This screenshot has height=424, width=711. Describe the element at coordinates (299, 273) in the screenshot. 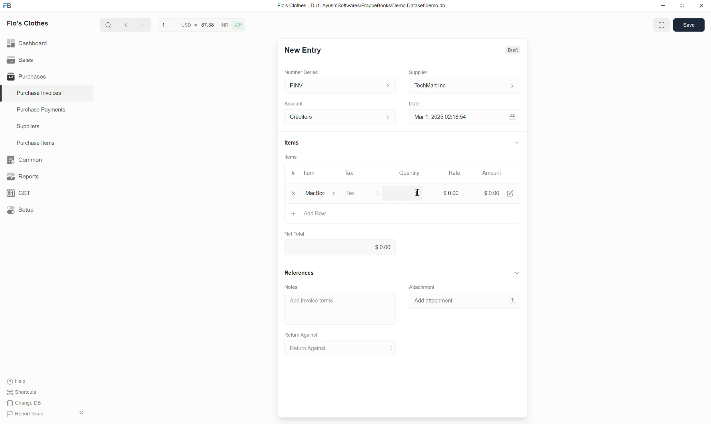

I see `References` at that location.